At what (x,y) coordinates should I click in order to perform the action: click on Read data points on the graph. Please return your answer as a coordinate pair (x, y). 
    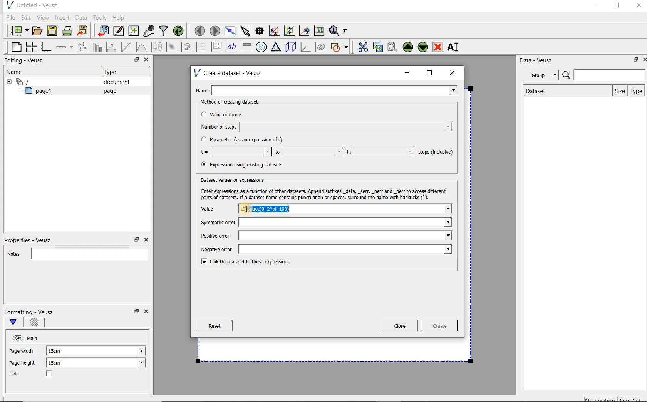
    Looking at the image, I should click on (261, 31).